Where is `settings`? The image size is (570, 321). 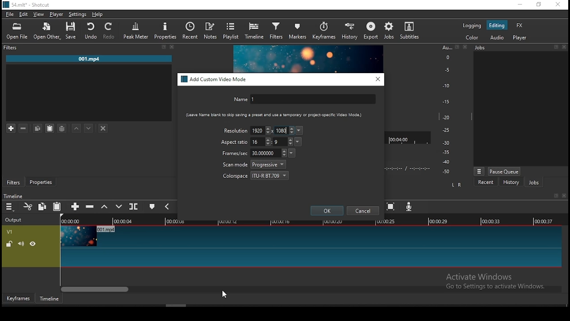
settings is located at coordinates (76, 14).